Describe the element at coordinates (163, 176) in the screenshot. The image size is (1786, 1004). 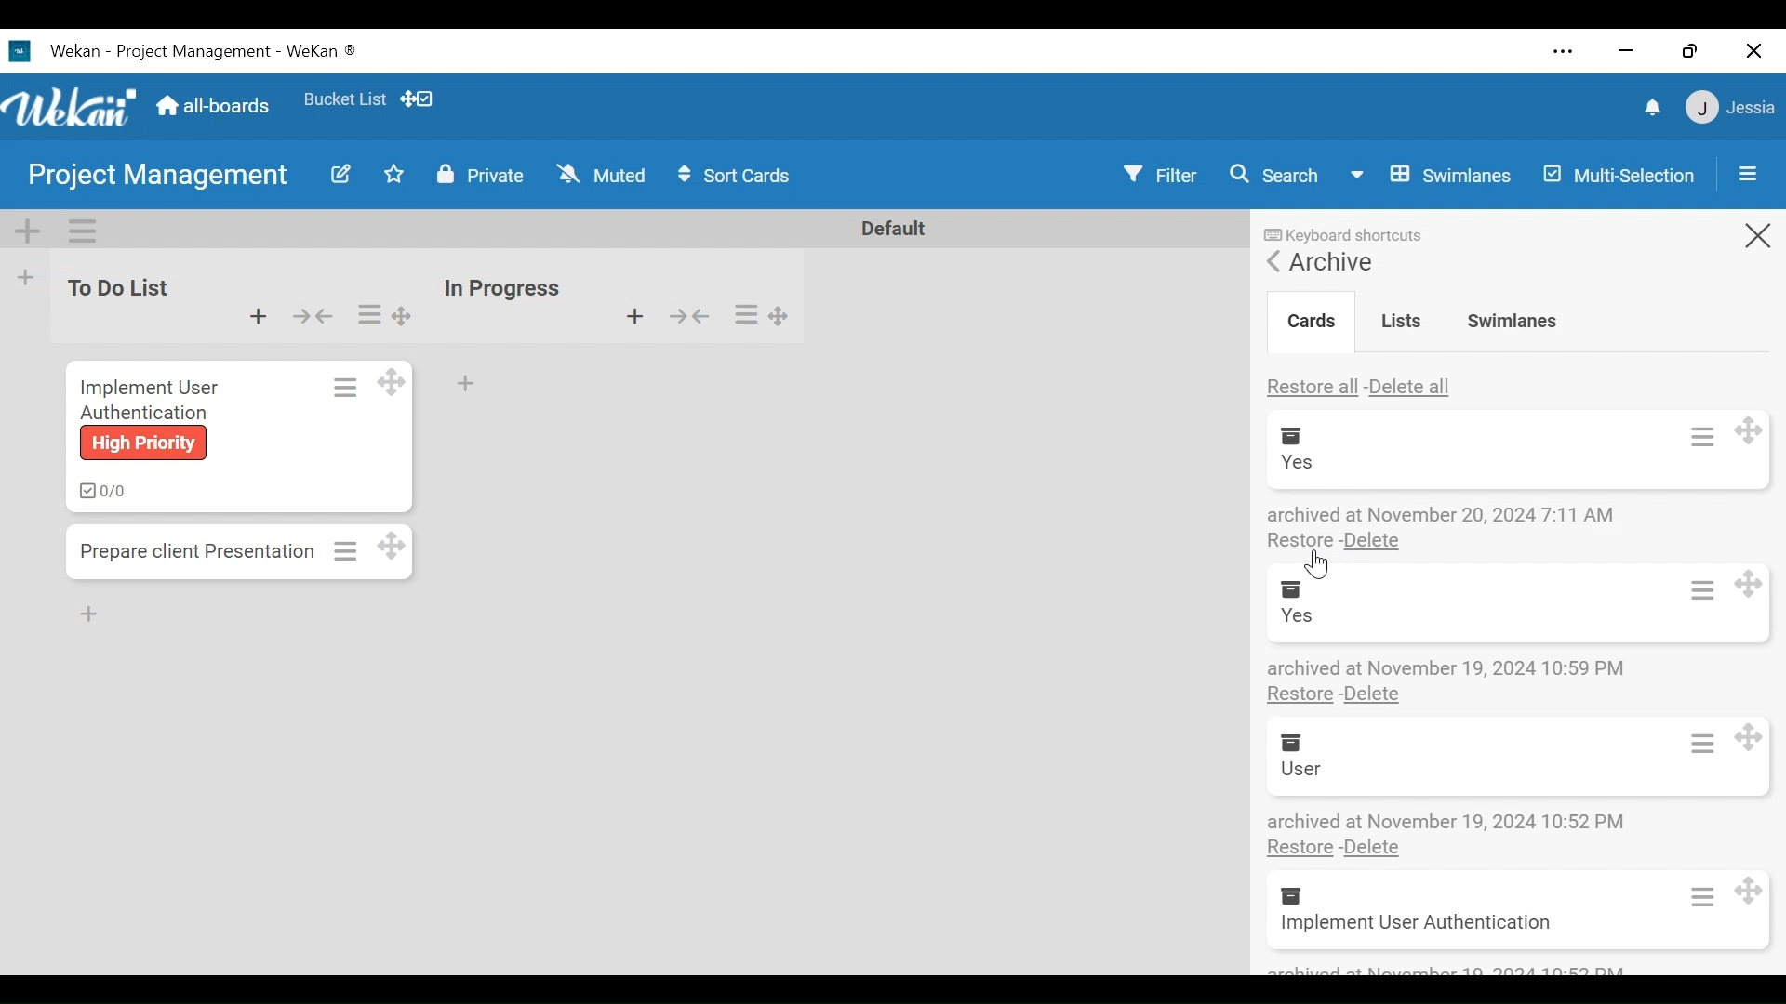
I see `Board Name` at that location.